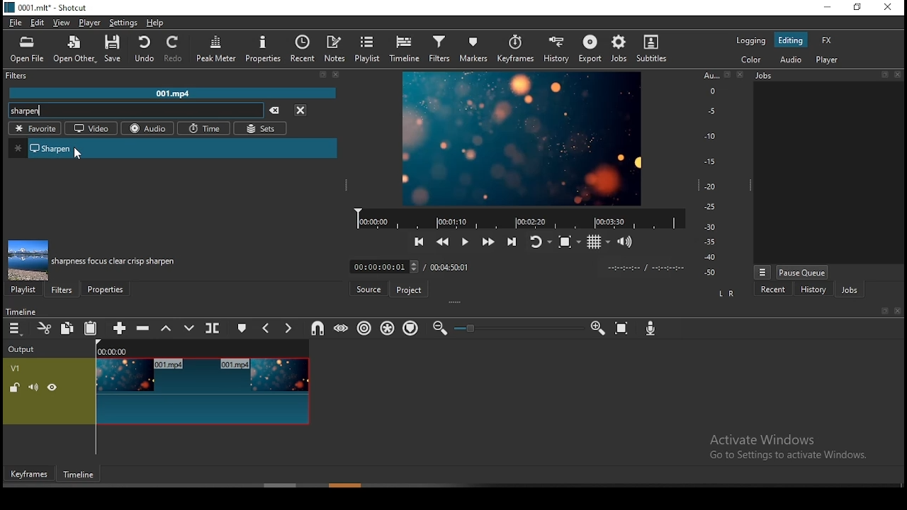  Describe the element at coordinates (168, 329) in the screenshot. I see `lift` at that location.